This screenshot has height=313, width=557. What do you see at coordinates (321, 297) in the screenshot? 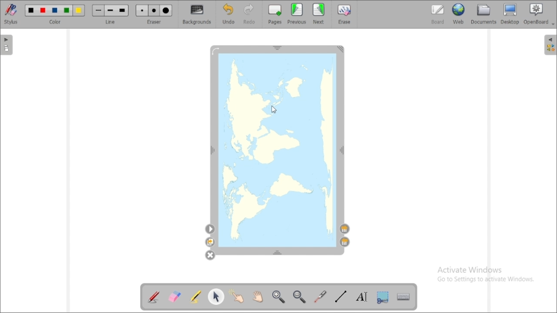
I see `virtual laser pointer` at bounding box center [321, 297].